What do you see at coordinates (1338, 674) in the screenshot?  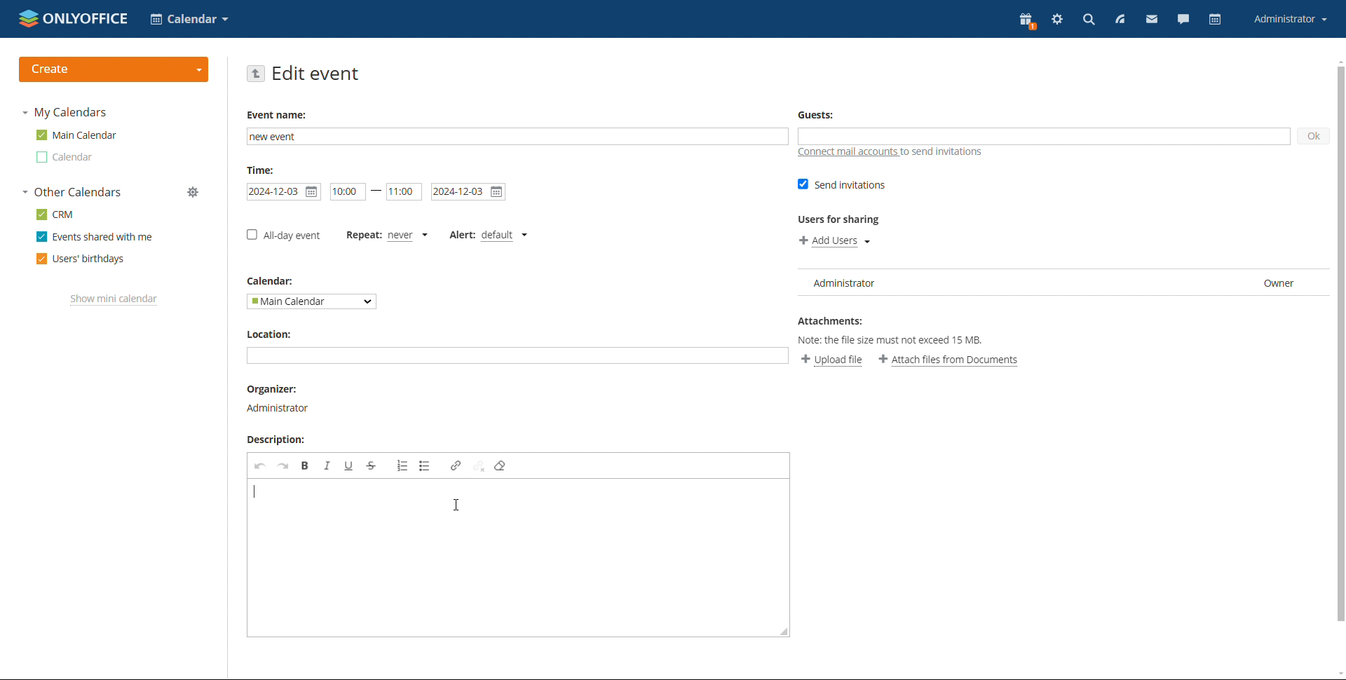 I see `scroll down` at bounding box center [1338, 674].